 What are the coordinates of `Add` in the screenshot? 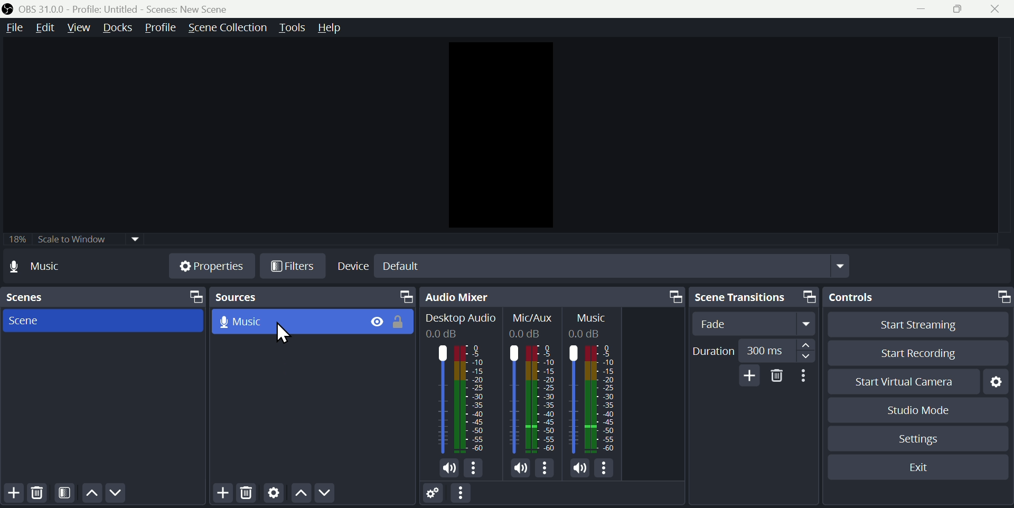 It's located at (222, 494).